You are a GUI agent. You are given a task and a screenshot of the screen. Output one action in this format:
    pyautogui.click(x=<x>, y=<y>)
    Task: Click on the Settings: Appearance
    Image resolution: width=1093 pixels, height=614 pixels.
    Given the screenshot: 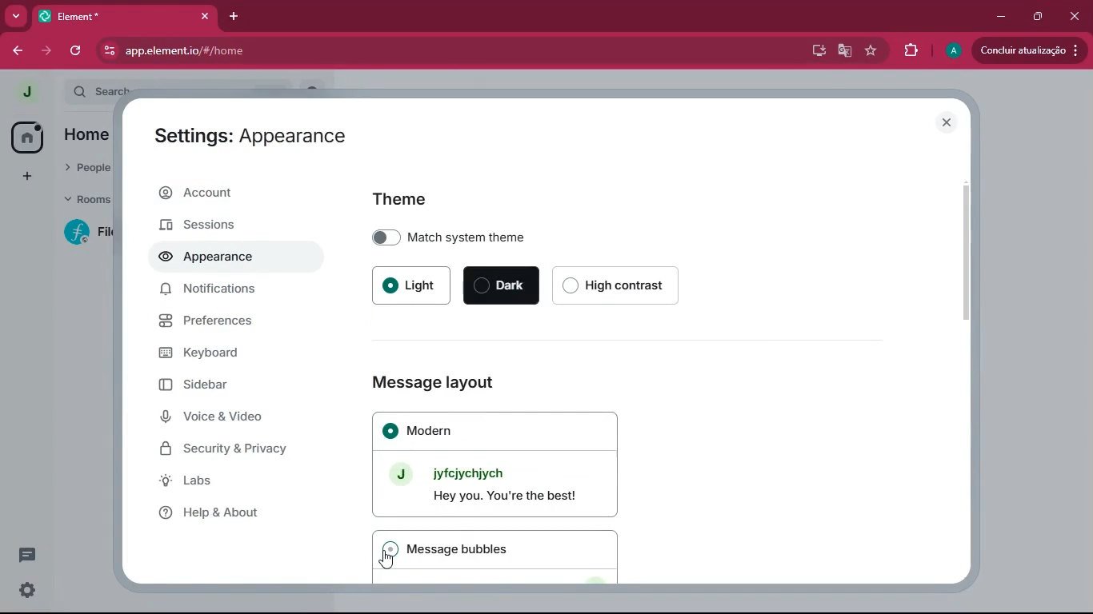 What is the action you would take?
    pyautogui.click(x=248, y=137)
    